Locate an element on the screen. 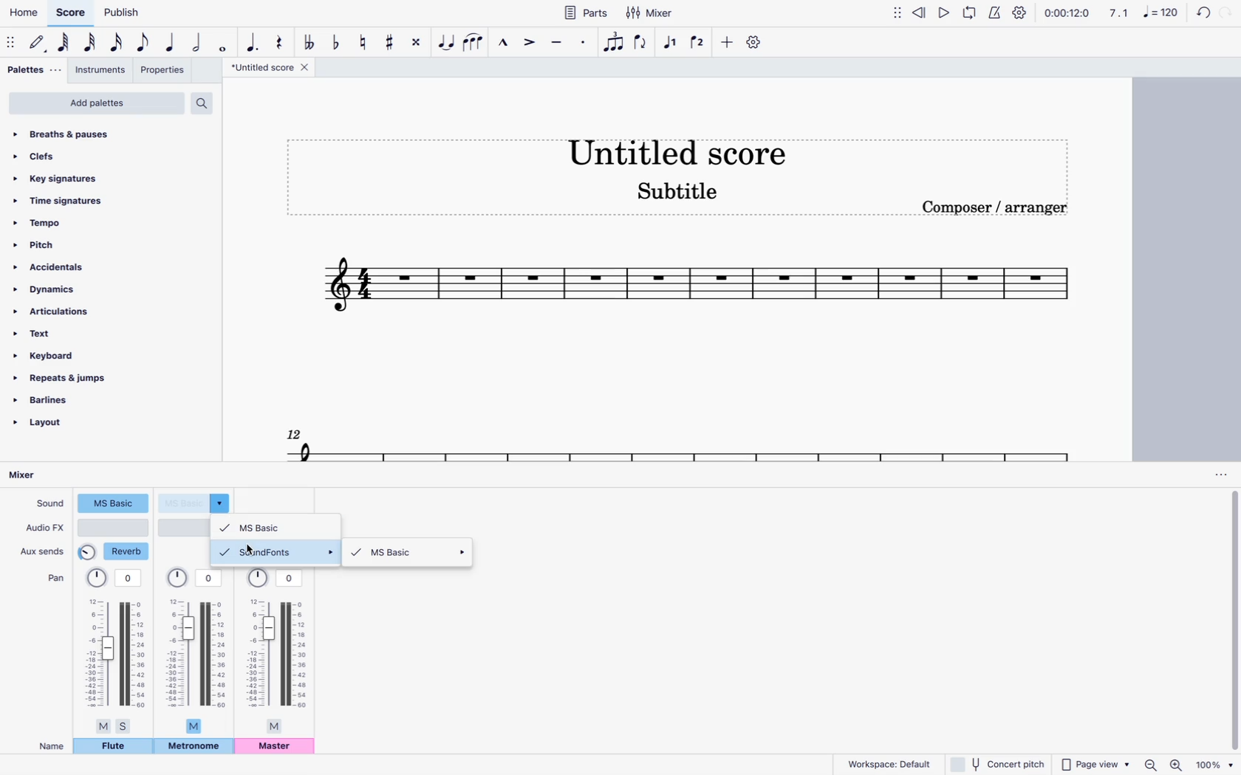 Image resolution: width=1241 pixels, height=775 pixels. toggle natural is located at coordinates (364, 41).